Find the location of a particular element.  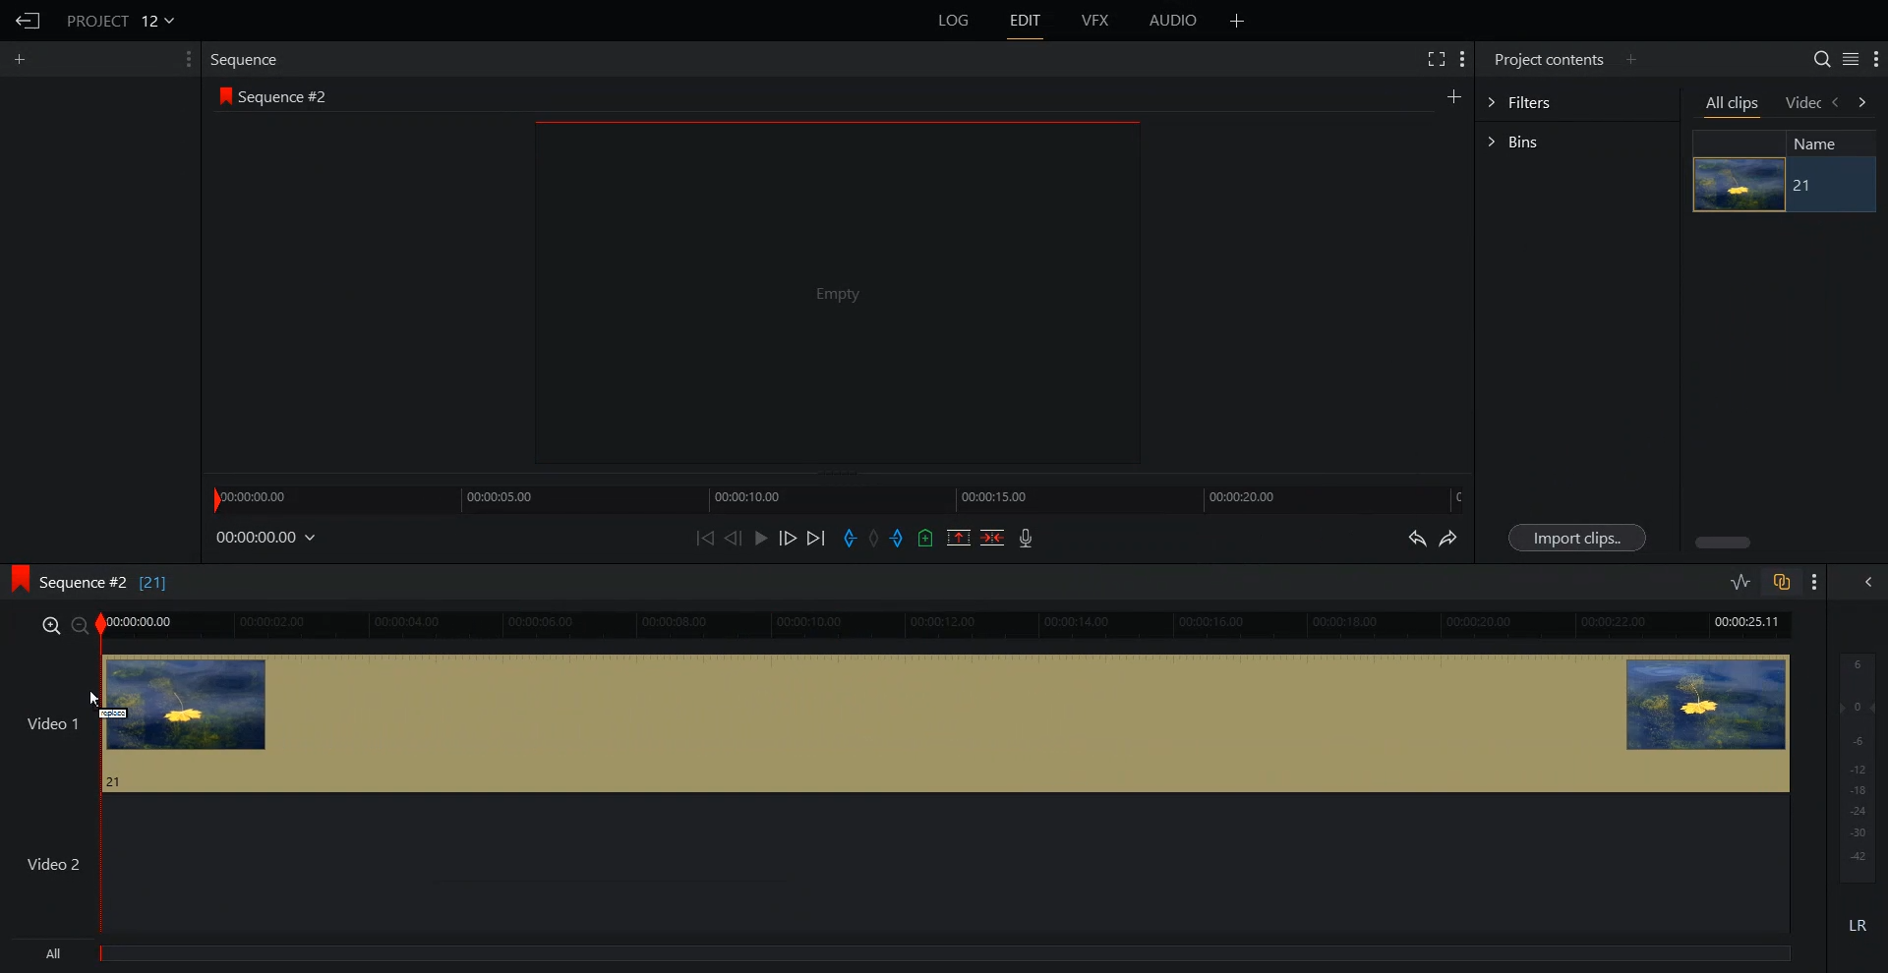

Video 1 is located at coordinates (49, 724).